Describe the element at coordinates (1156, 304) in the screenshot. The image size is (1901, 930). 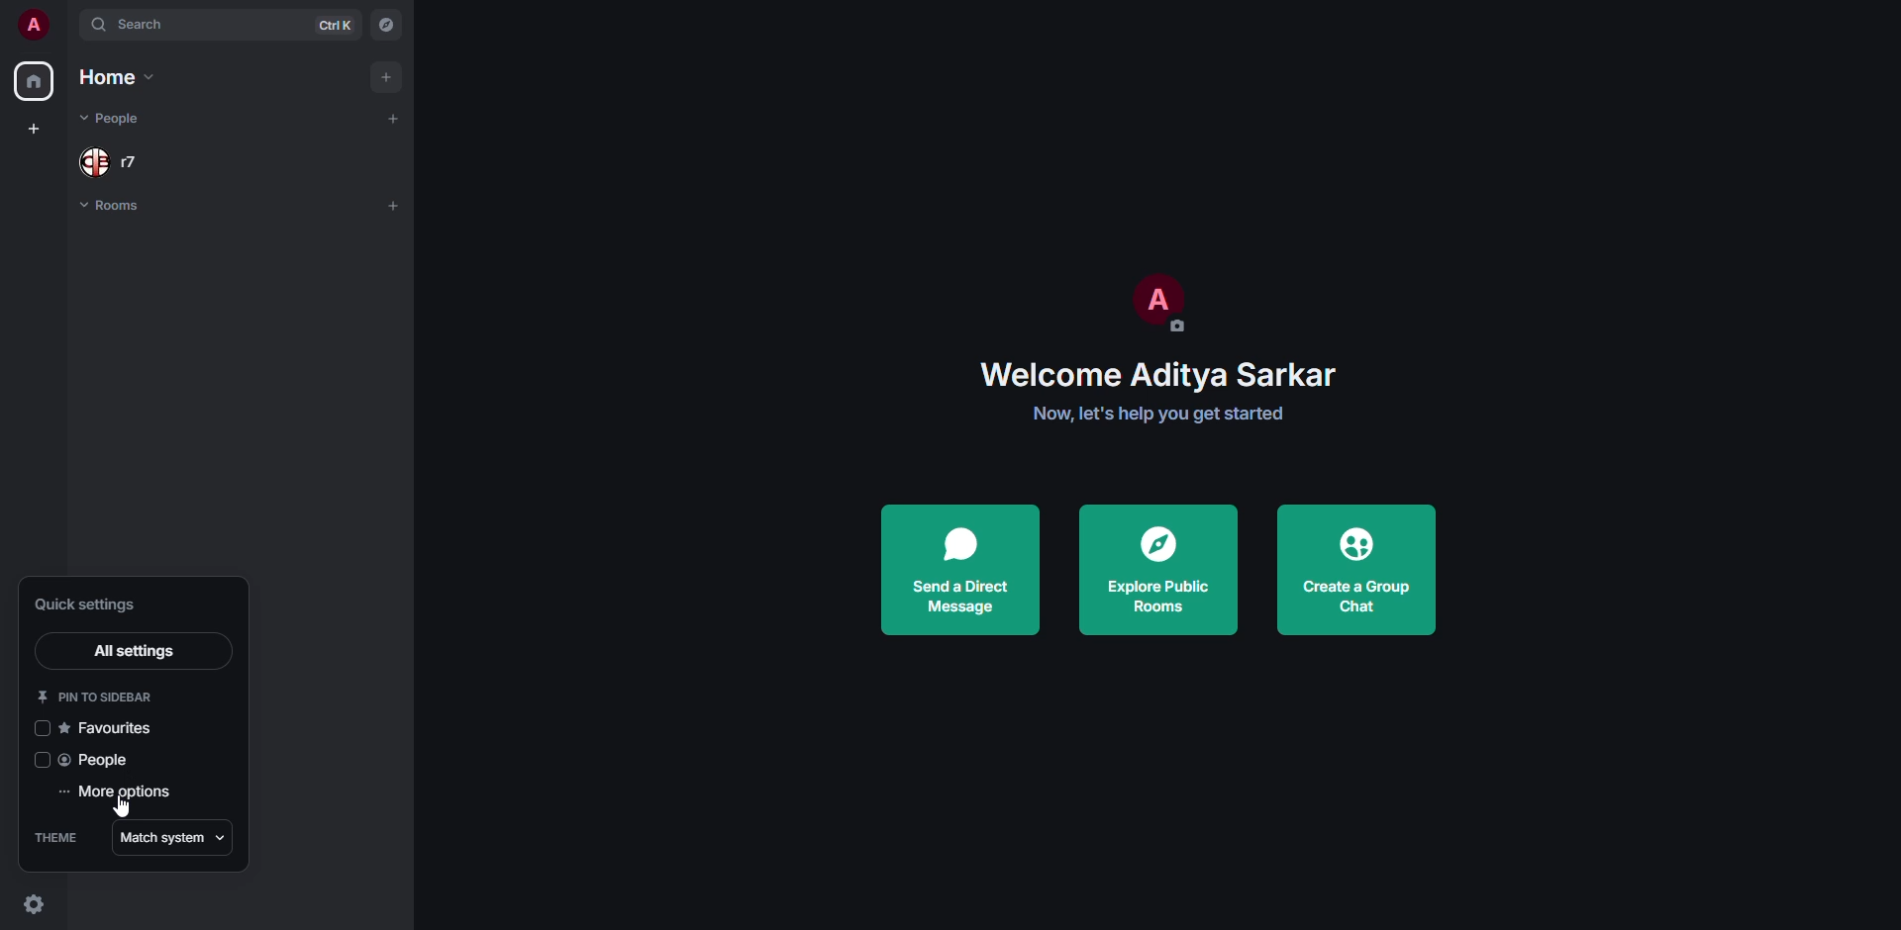
I see `profile pic` at that location.